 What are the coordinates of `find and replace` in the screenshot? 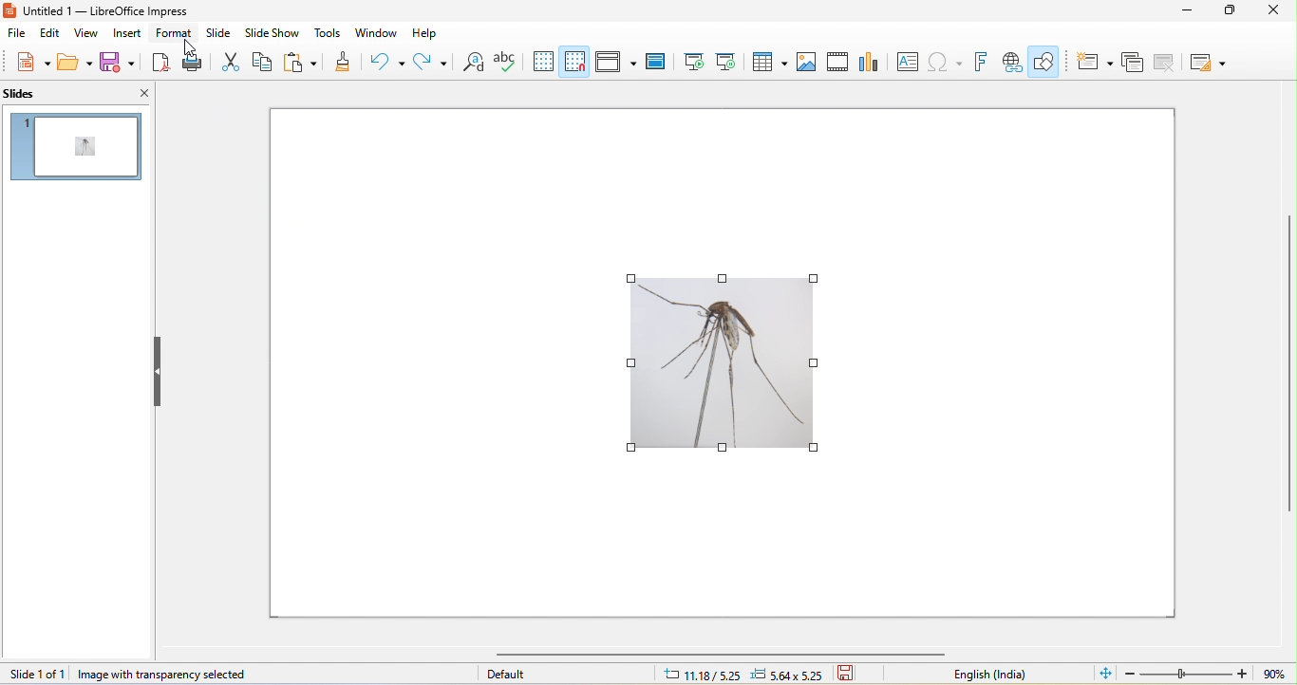 It's located at (473, 61).